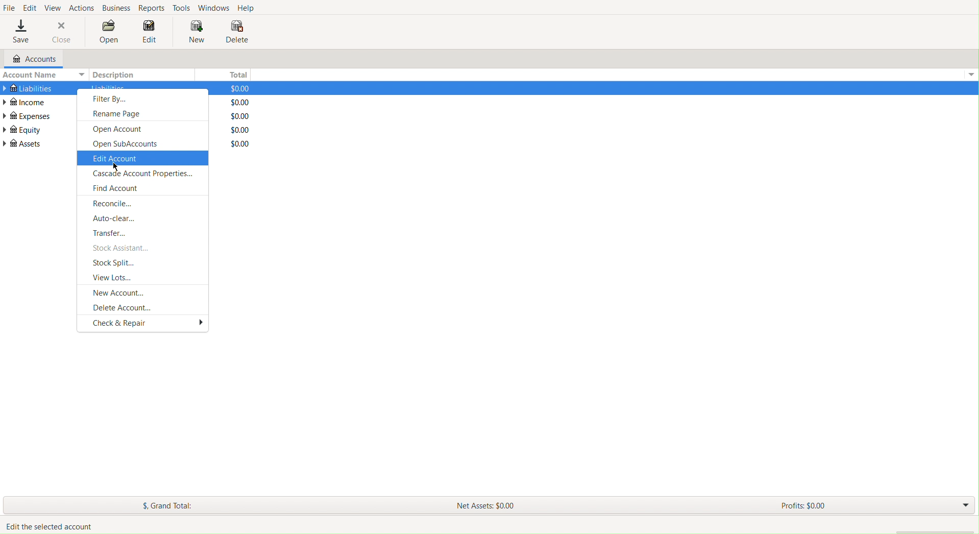 This screenshot has width=979, height=534. Describe the element at coordinates (116, 263) in the screenshot. I see `Stock Split` at that location.